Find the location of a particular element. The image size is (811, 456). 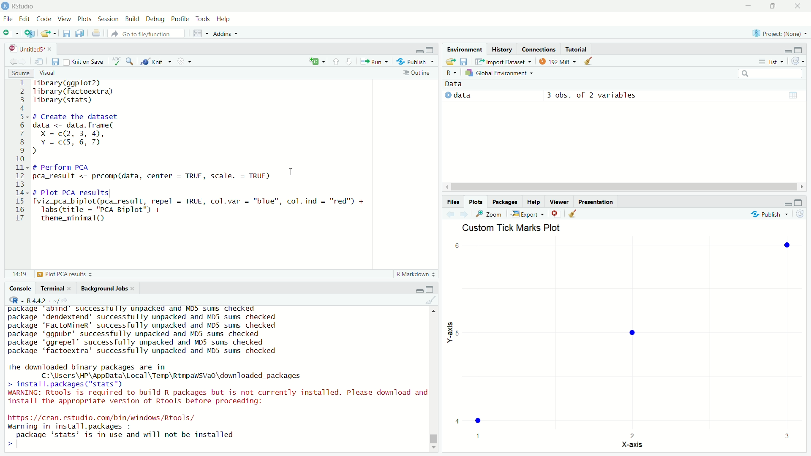

global environment is located at coordinates (501, 73).